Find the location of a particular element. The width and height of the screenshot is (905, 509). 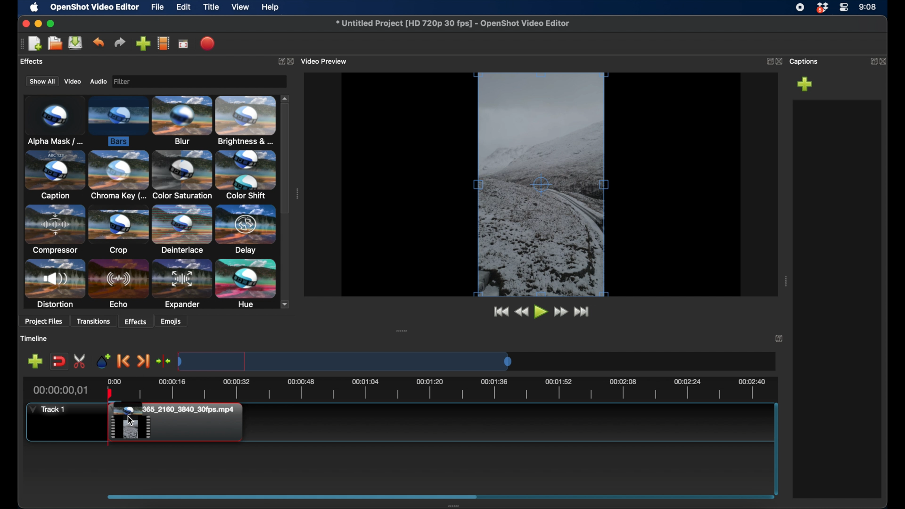

drag handle is located at coordinates (19, 44).